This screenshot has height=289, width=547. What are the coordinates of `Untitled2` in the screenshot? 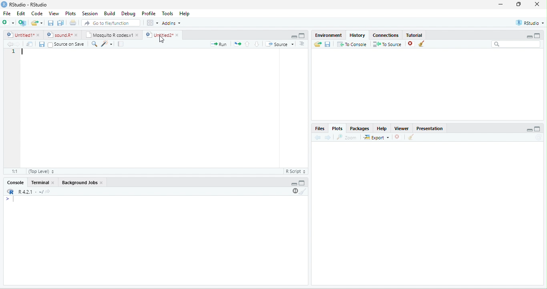 It's located at (159, 35).